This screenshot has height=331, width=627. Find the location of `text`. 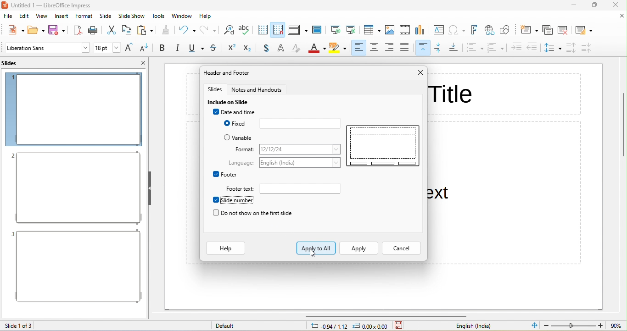

text is located at coordinates (241, 188).